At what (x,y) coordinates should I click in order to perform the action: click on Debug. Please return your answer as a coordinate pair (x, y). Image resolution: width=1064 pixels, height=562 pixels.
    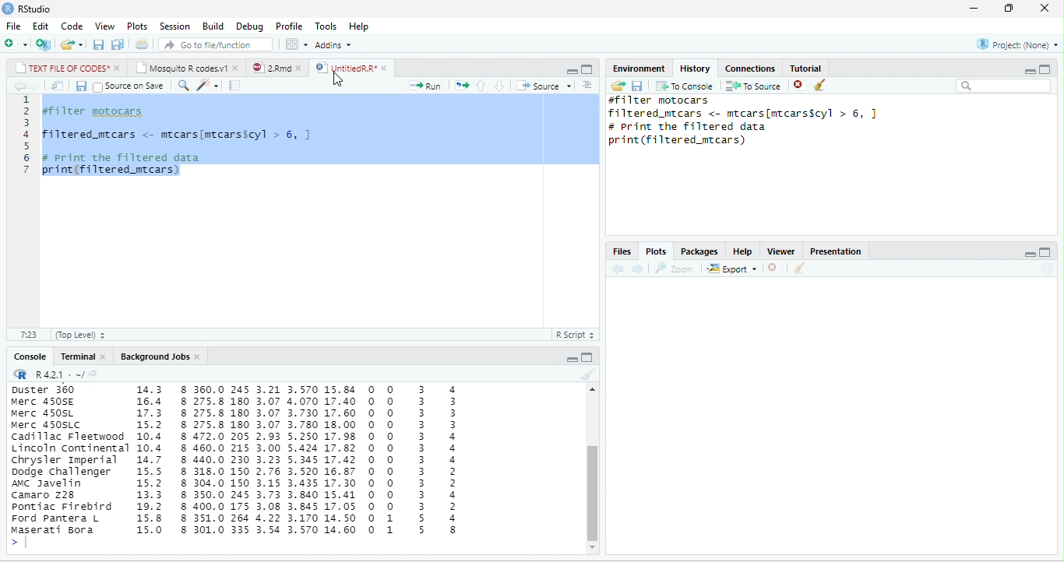
    Looking at the image, I should click on (249, 27).